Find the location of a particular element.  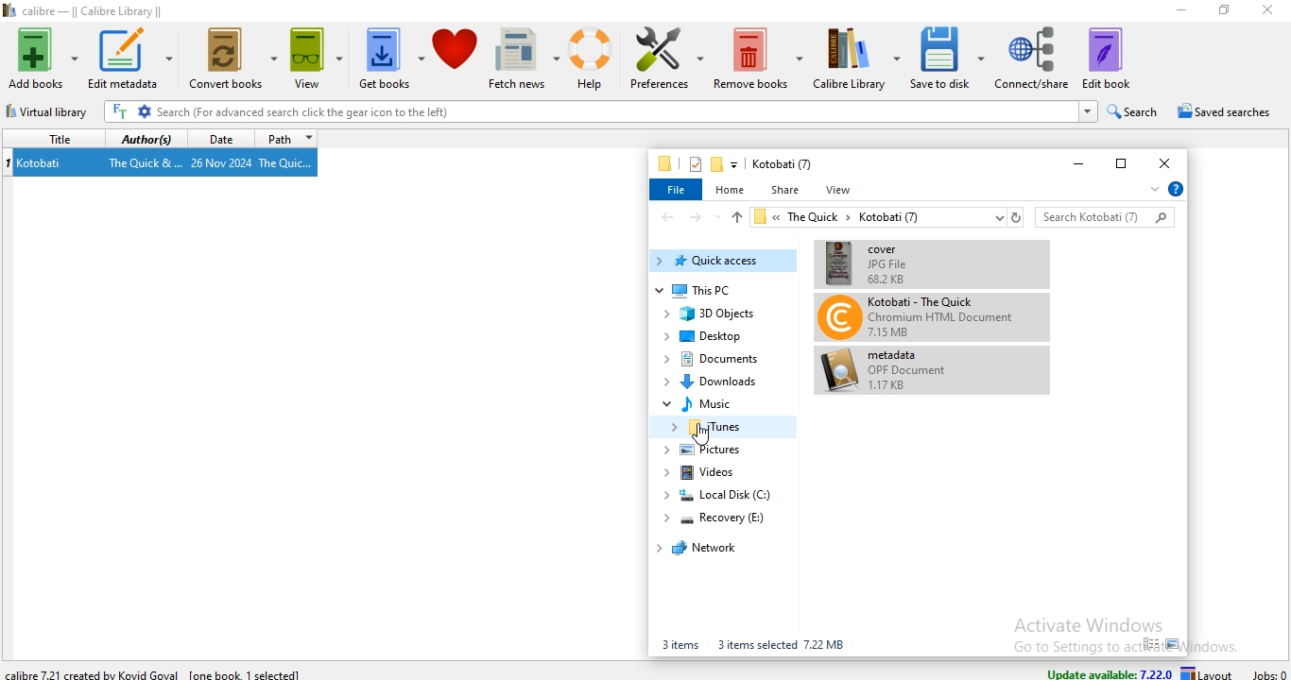

documents is located at coordinates (717, 360).